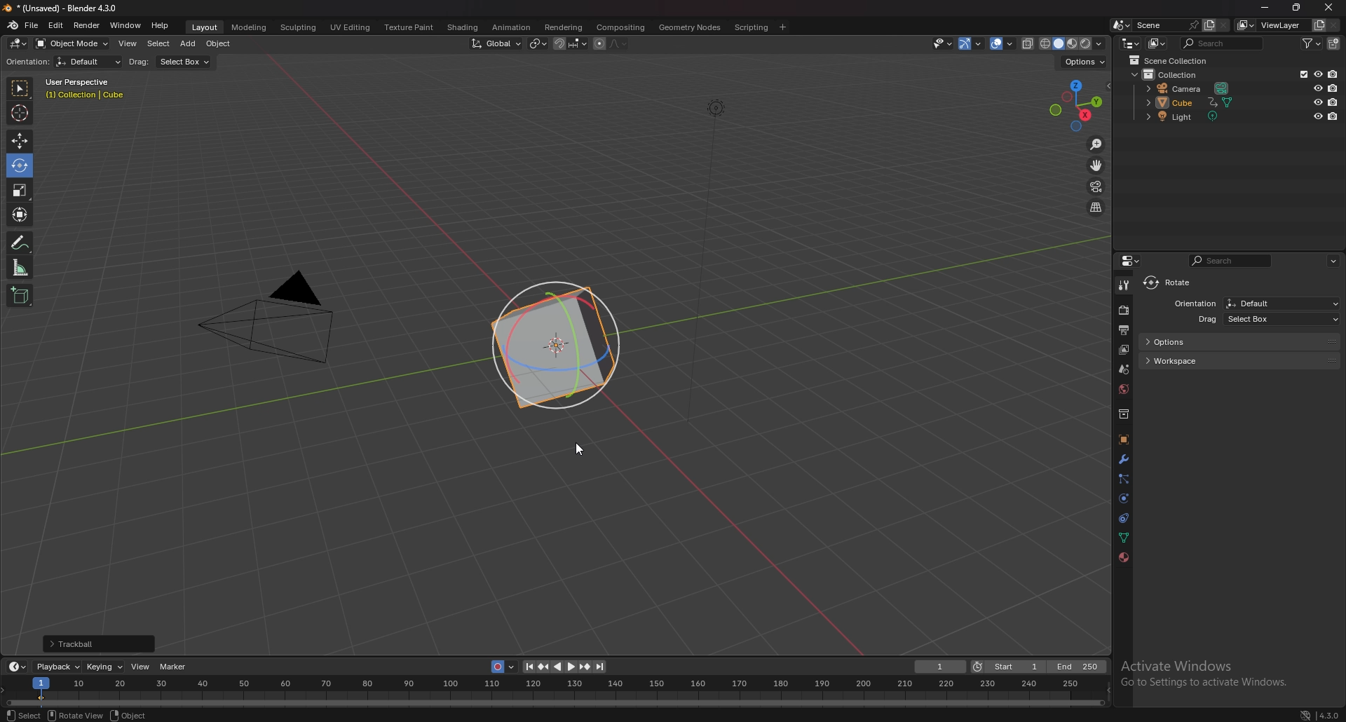  Describe the element at coordinates (1124, 368) in the screenshot. I see `scene` at that location.